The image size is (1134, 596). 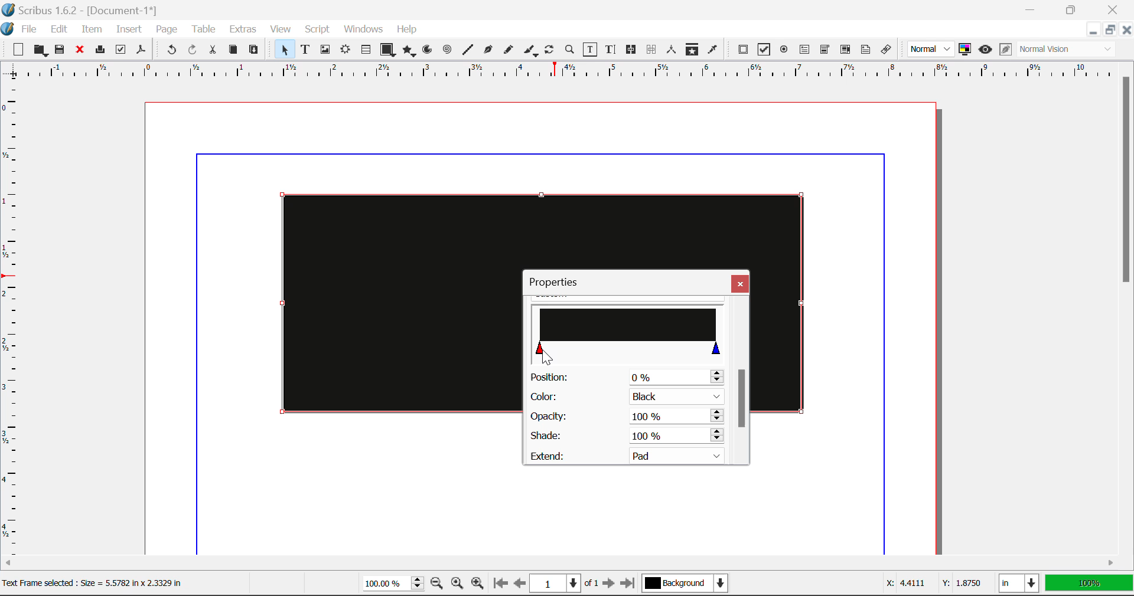 I want to click on Cut, so click(x=212, y=50).